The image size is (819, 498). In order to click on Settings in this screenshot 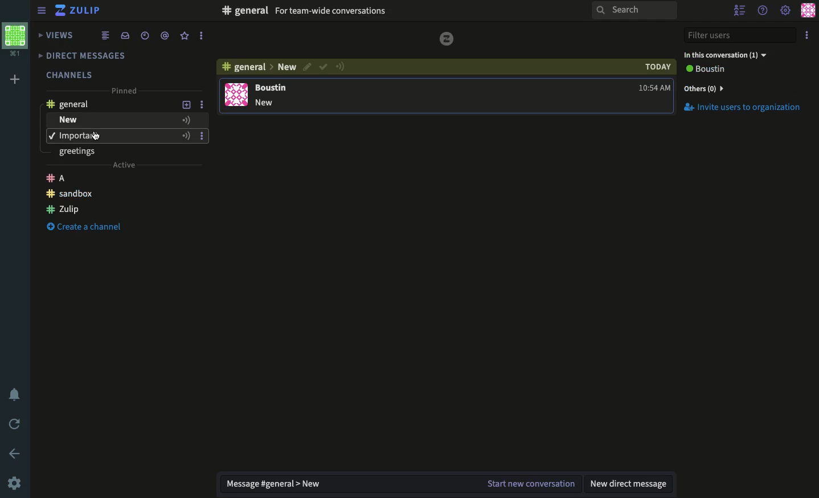, I will do `click(16, 483)`.